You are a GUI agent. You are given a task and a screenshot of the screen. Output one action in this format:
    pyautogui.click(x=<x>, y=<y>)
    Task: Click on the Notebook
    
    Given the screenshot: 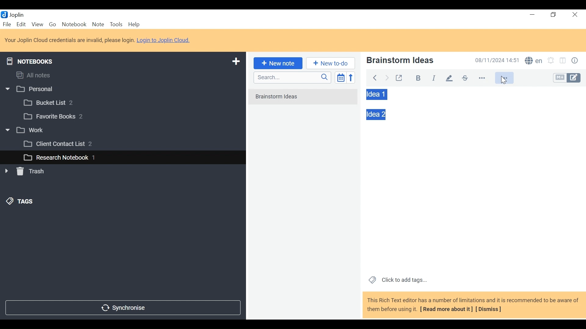 What is the action you would take?
    pyautogui.click(x=75, y=24)
    